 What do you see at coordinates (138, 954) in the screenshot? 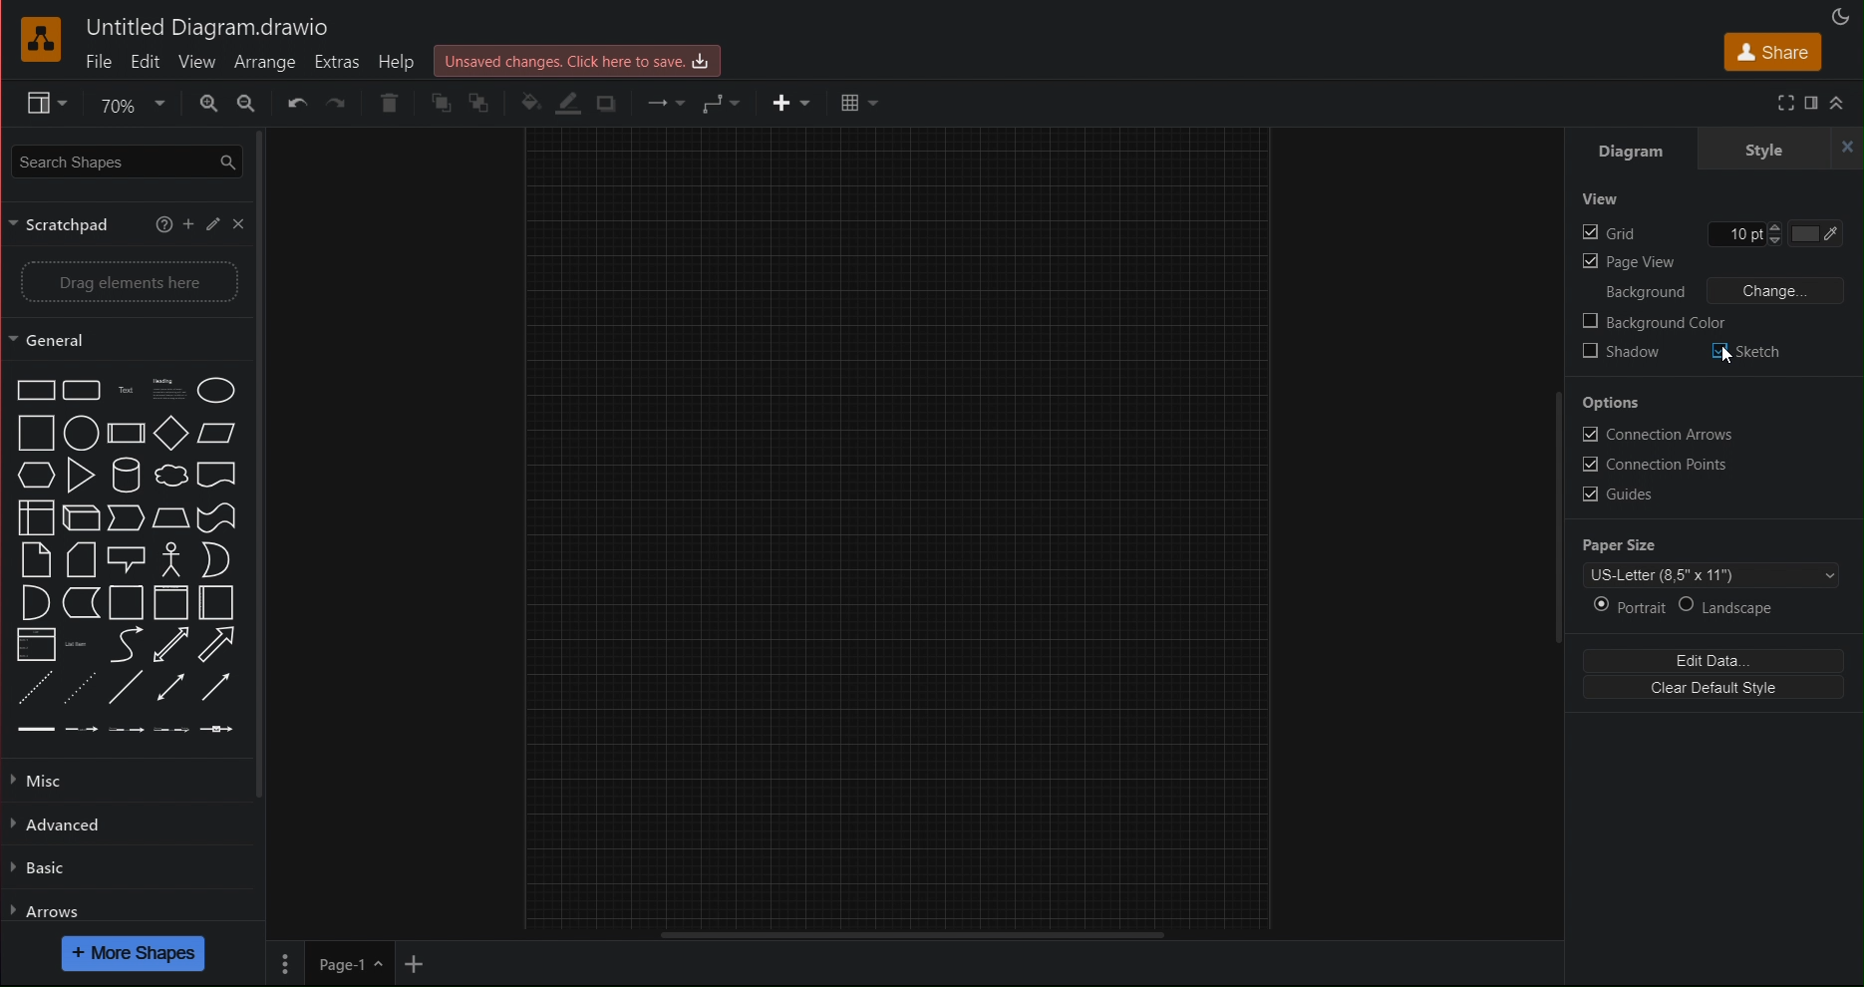
I see `More Shapes` at bounding box center [138, 954].